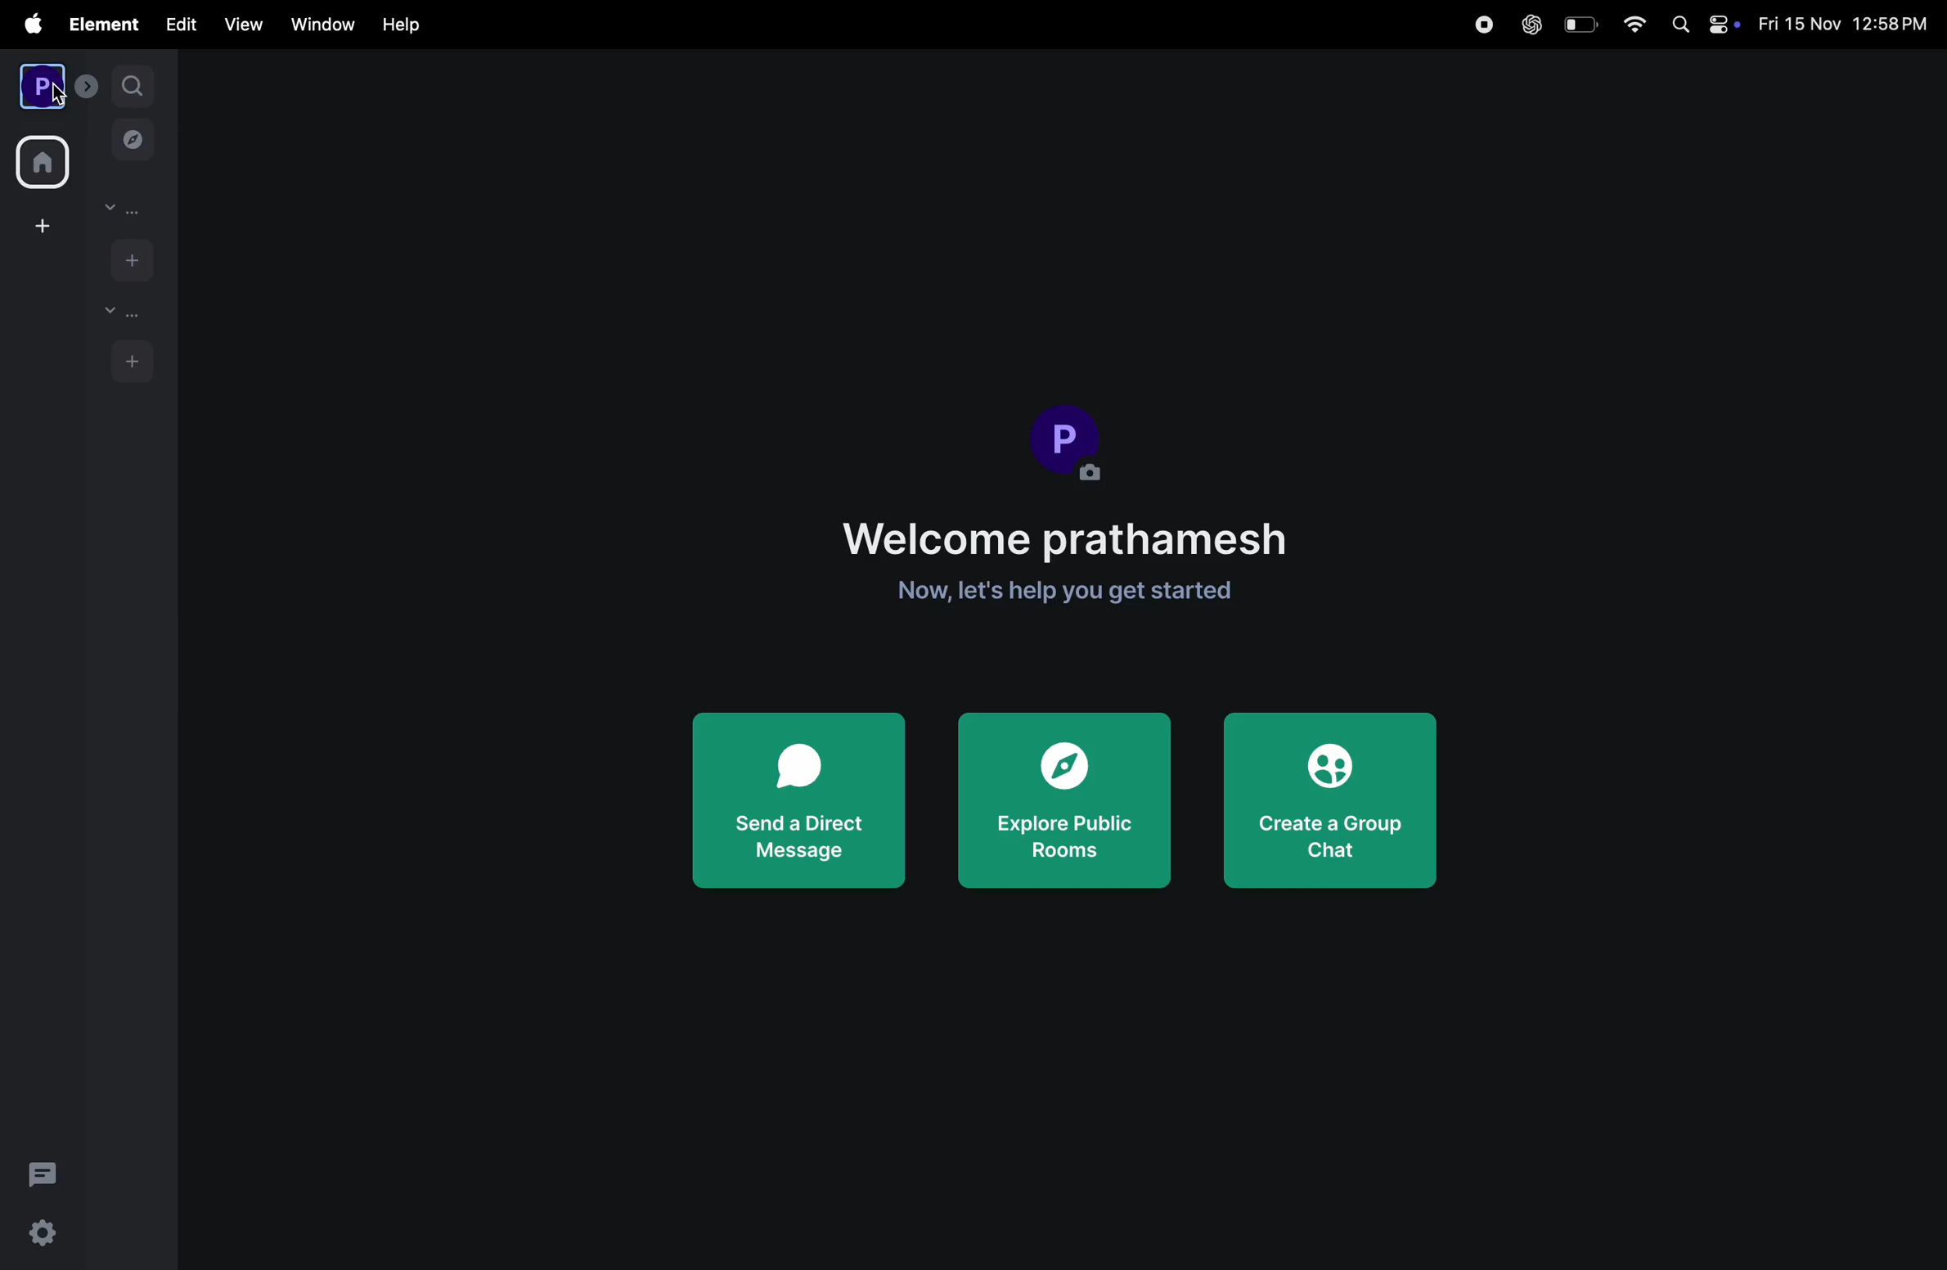 This screenshot has width=1947, height=1270. I want to click on home, so click(39, 162).